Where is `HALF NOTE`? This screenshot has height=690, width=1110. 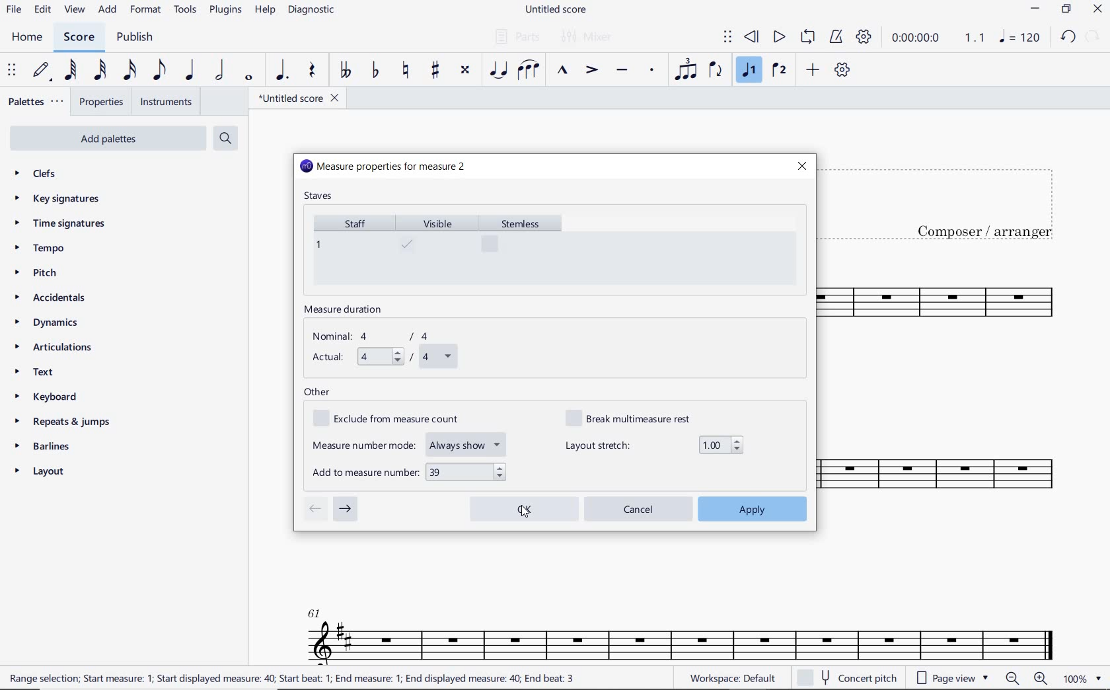 HALF NOTE is located at coordinates (221, 71).